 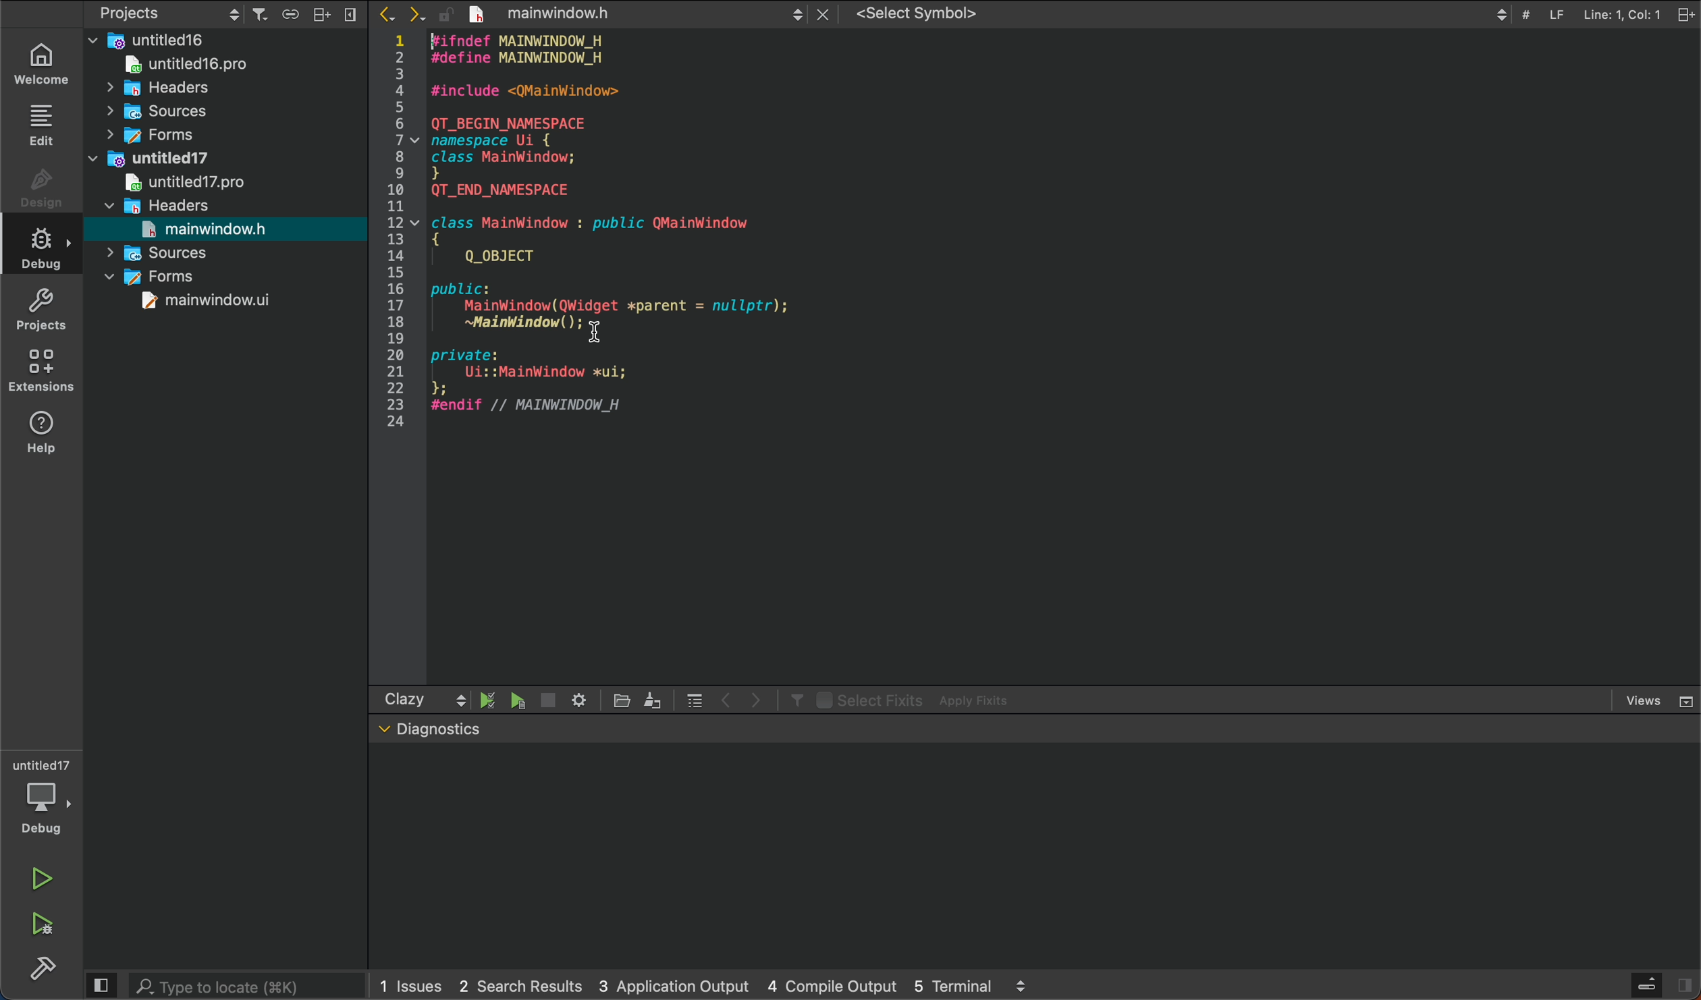 I want to click on Views, so click(x=1658, y=700).